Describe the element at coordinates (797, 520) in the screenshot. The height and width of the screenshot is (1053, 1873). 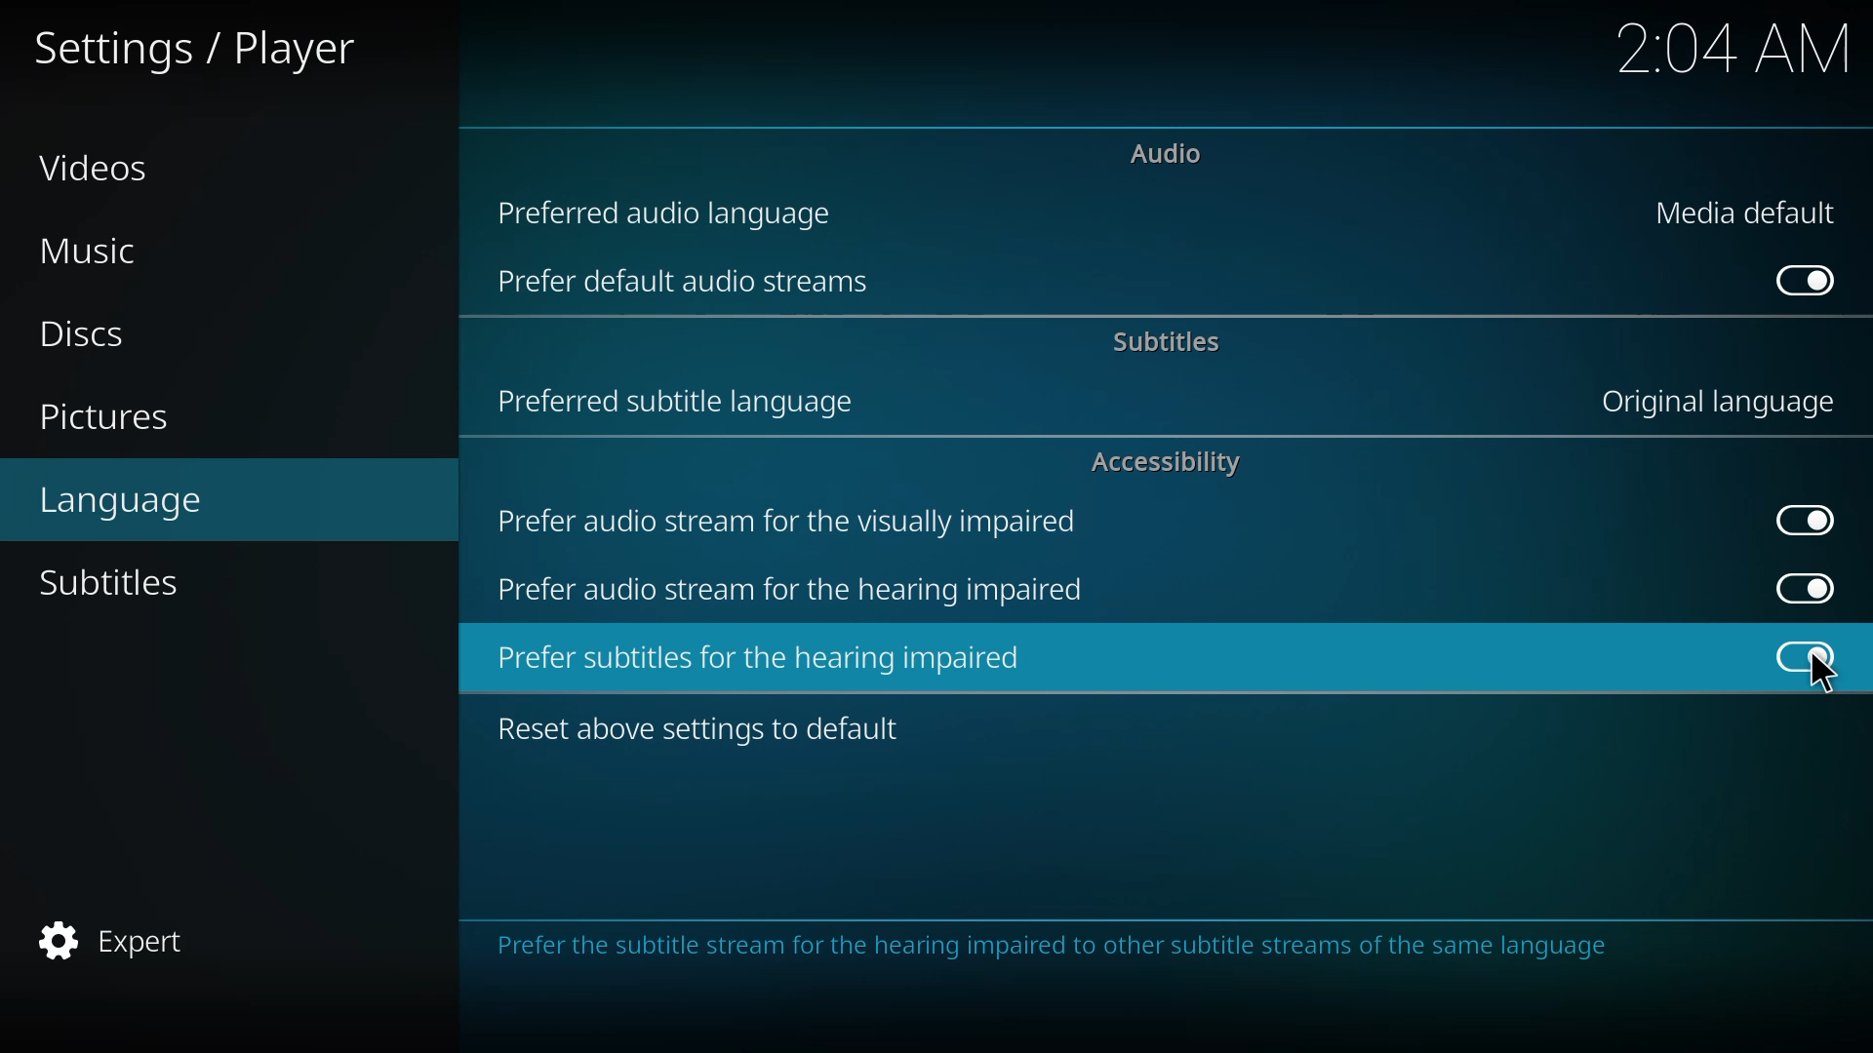
I see `prefer audio stream for visually impaired` at that location.